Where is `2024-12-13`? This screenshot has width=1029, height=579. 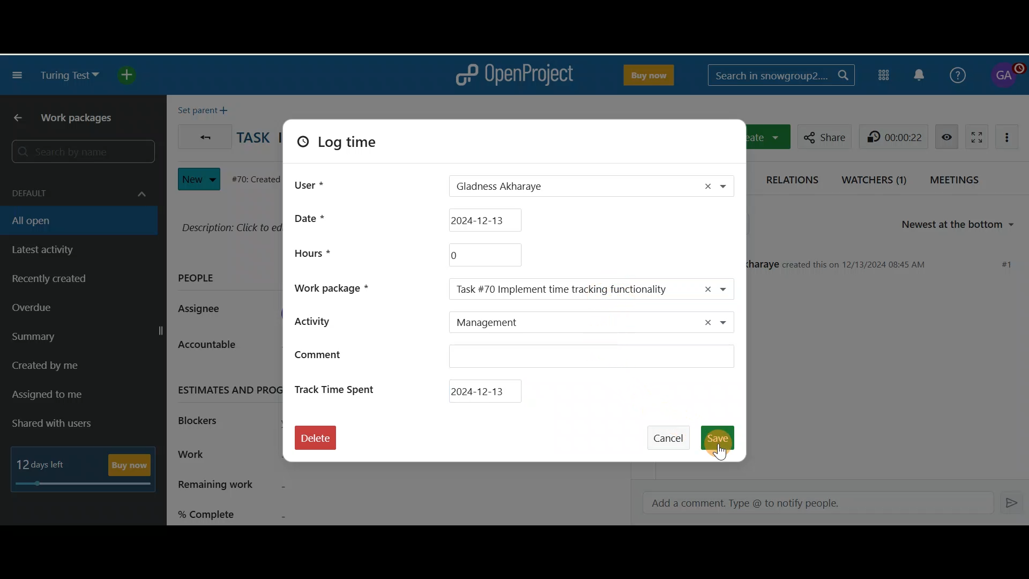
2024-12-13 is located at coordinates (487, 390).